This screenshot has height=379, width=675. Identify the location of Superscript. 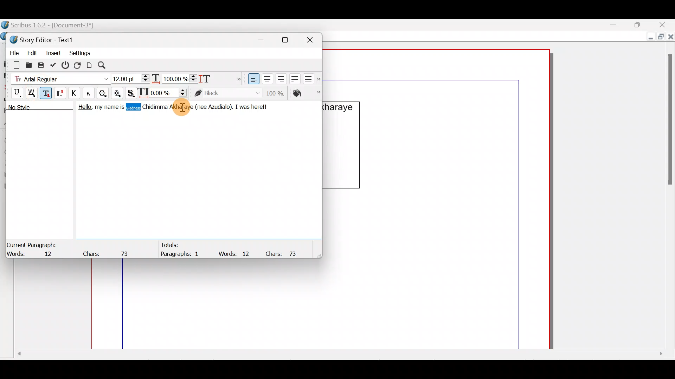
(61, 94).